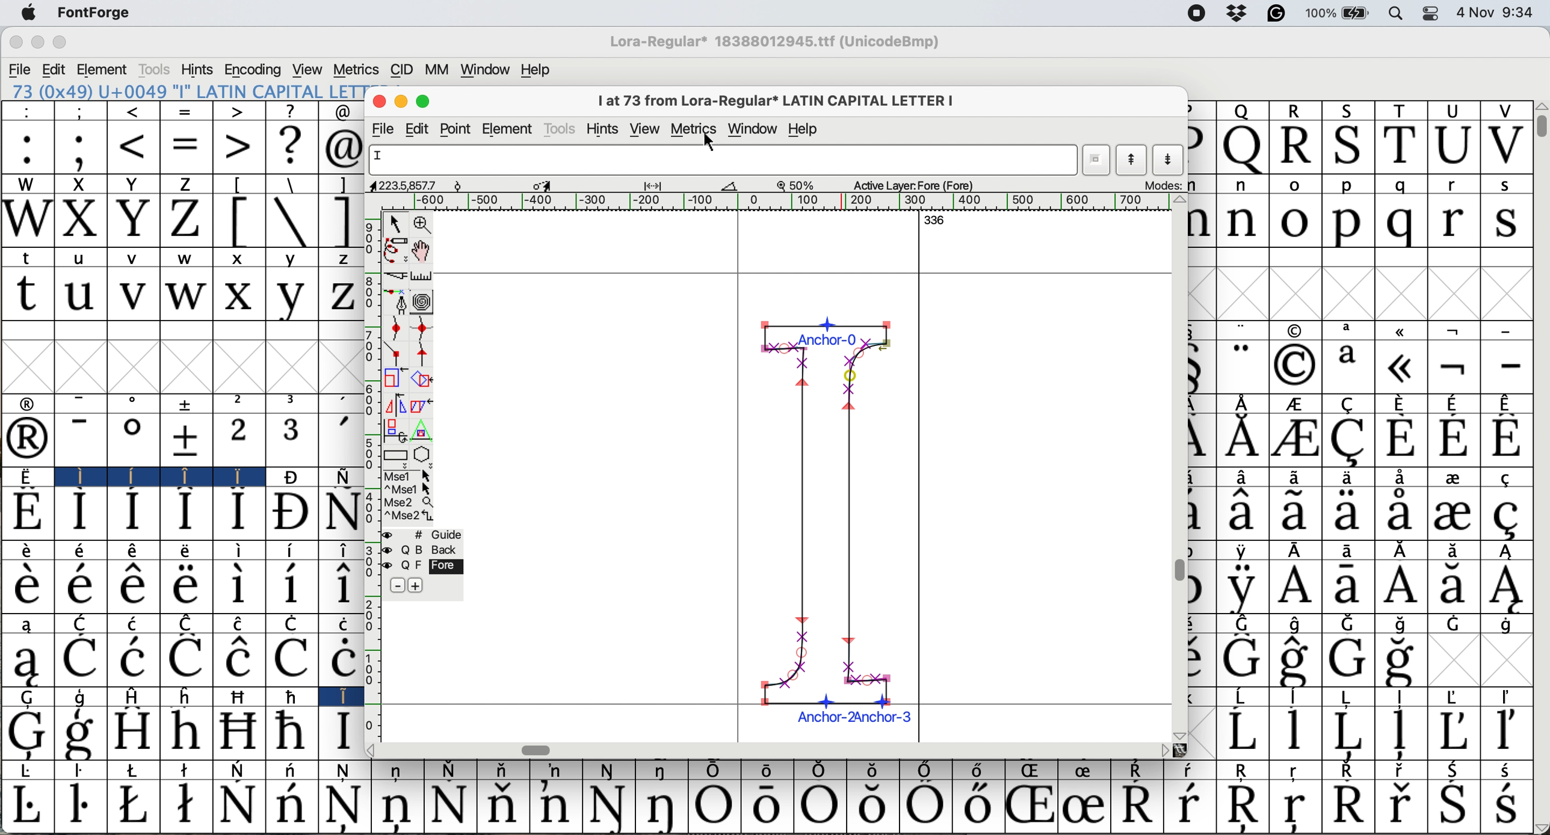 This screenshot has width=1550, height=835. What do you see at coordinates (26, 185) in the screenshot?
I see `W` at bounding box center [26, 185].